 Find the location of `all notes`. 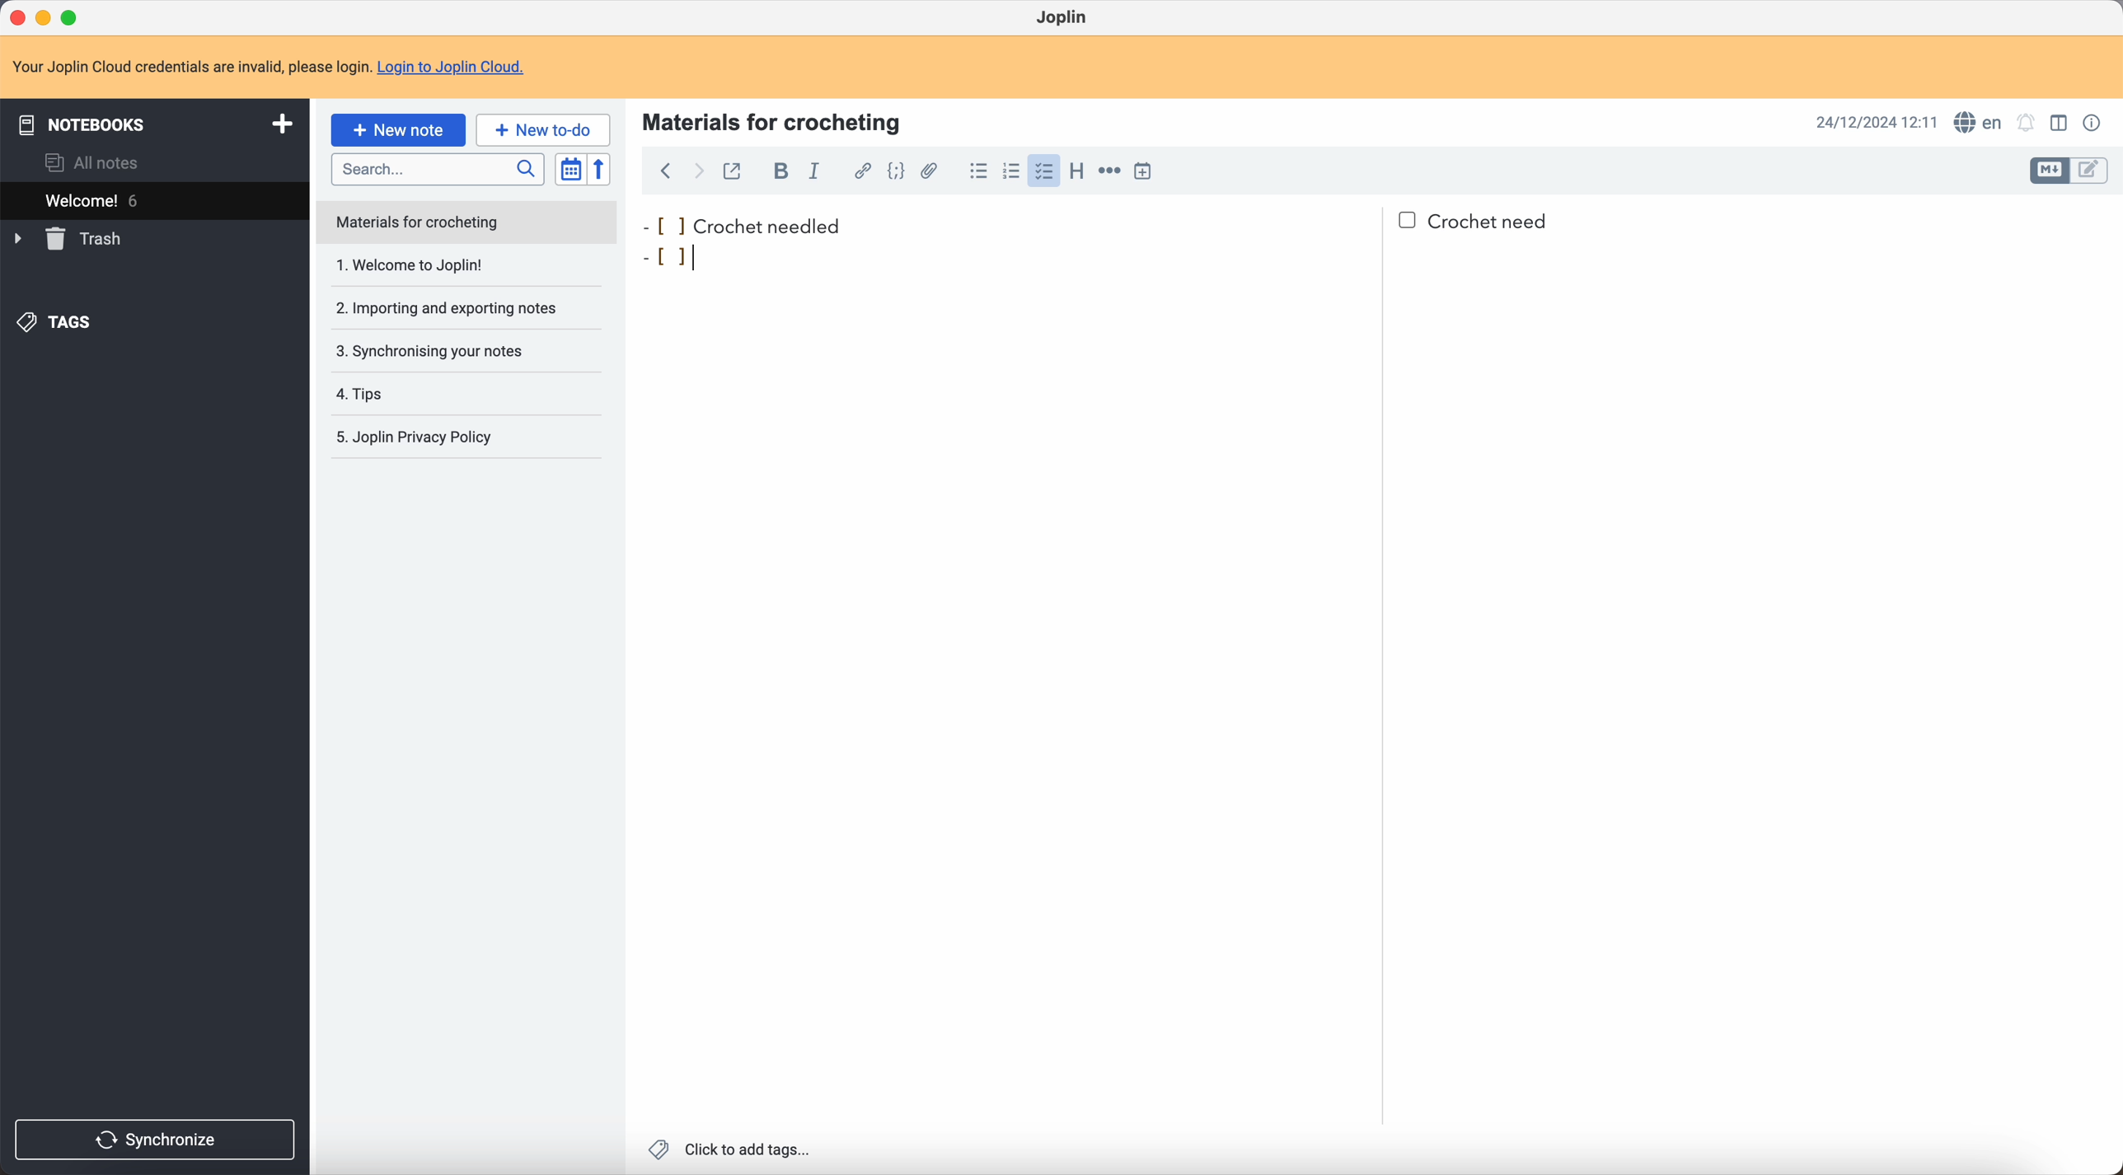

all notes is located at coordinates (97, 162).